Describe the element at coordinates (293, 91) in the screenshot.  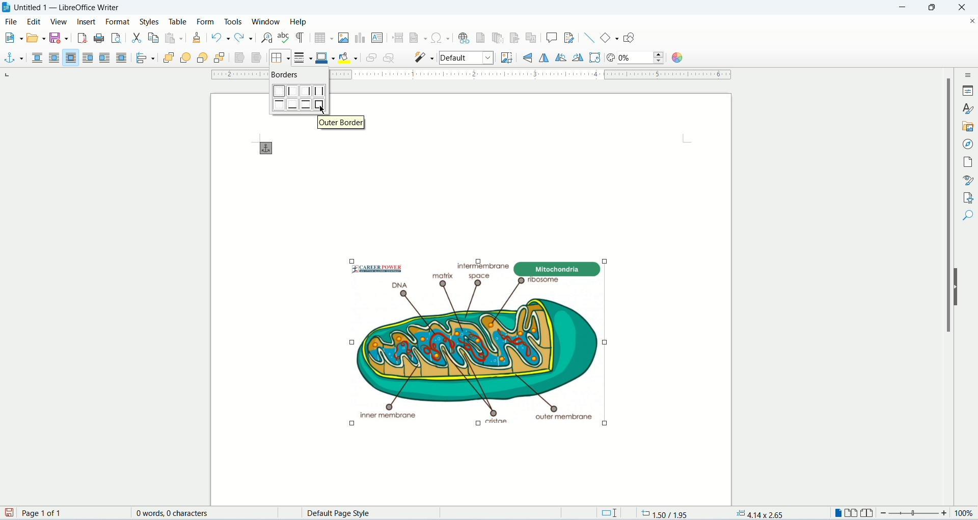
I see `left border` at that location.